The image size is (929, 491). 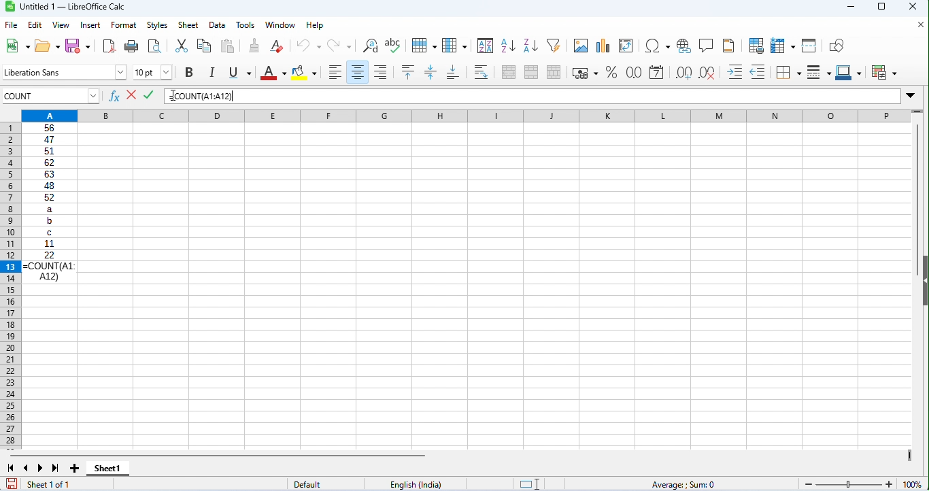 I want to click on previous sheet, so click(x=28, y=468).